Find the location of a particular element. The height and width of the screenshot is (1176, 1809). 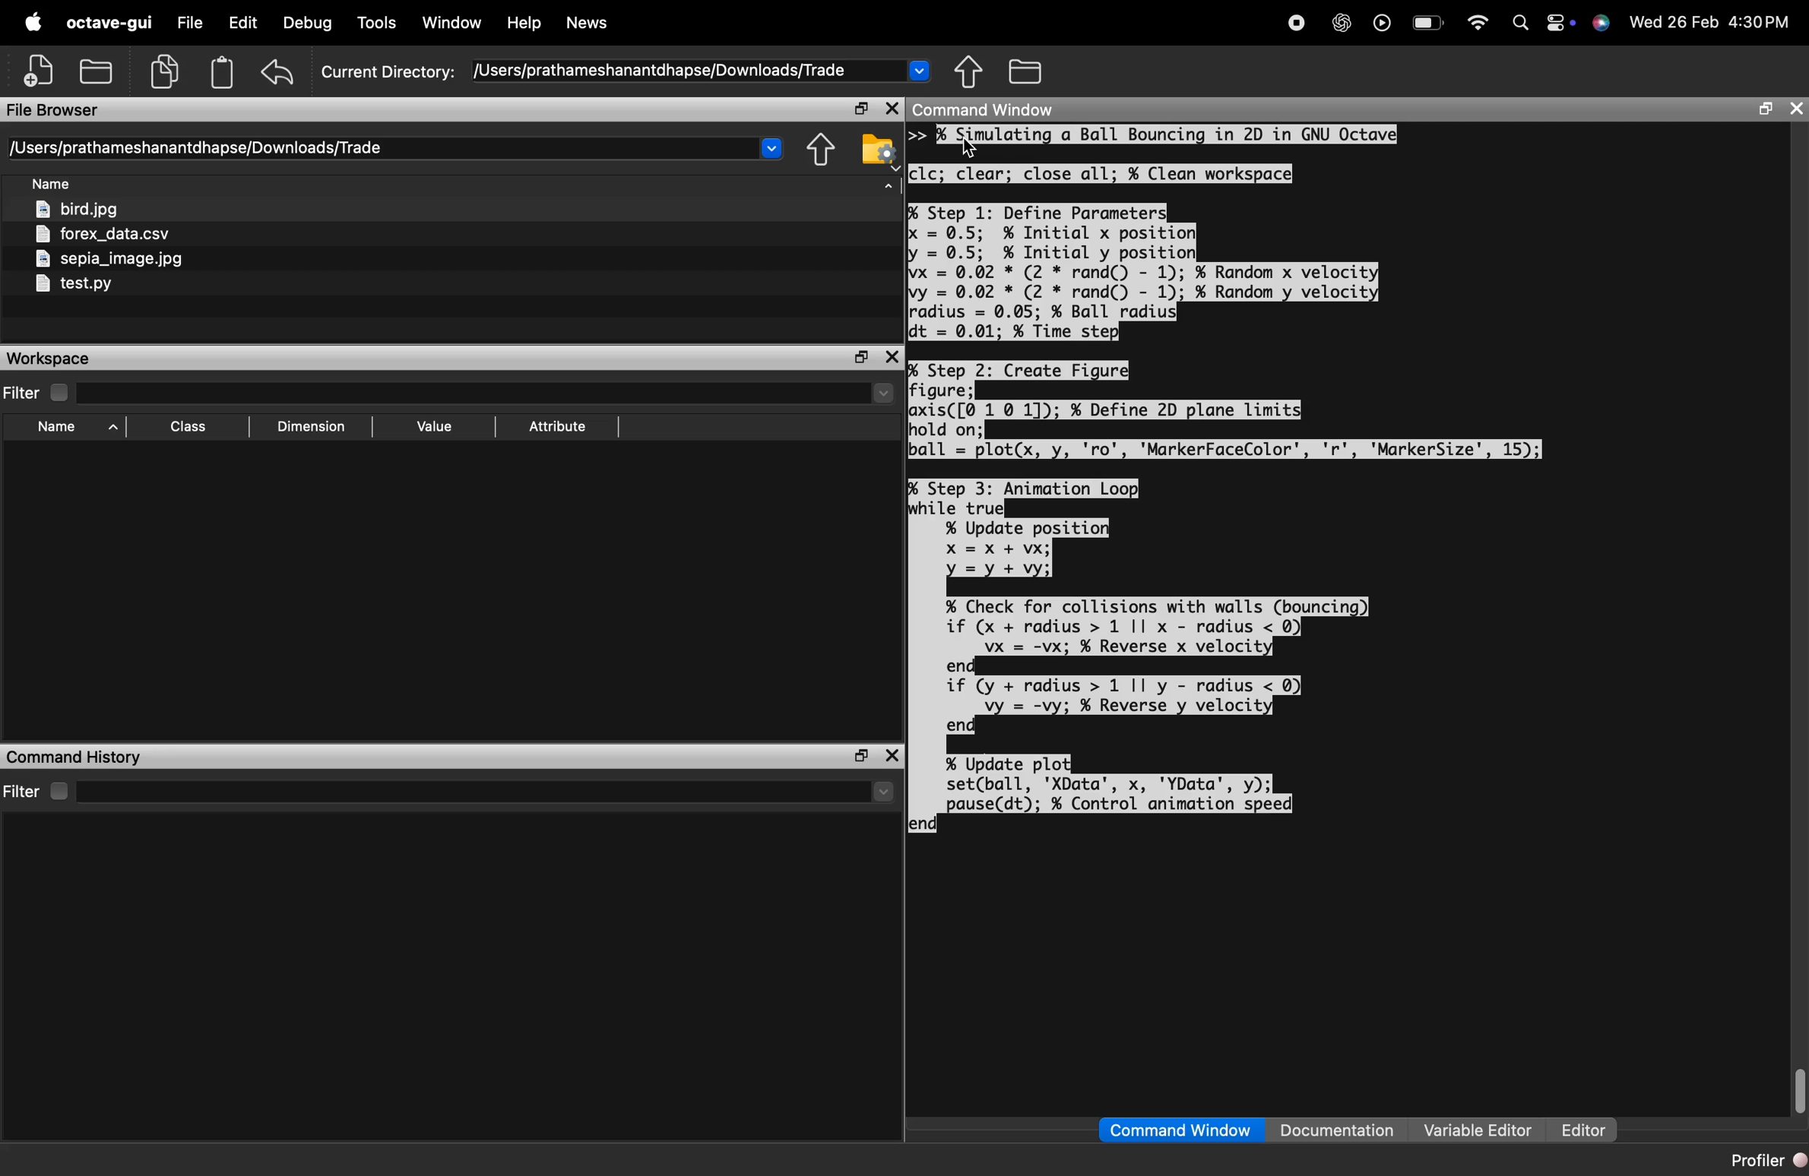

play is located at coordinates (1382, 24).